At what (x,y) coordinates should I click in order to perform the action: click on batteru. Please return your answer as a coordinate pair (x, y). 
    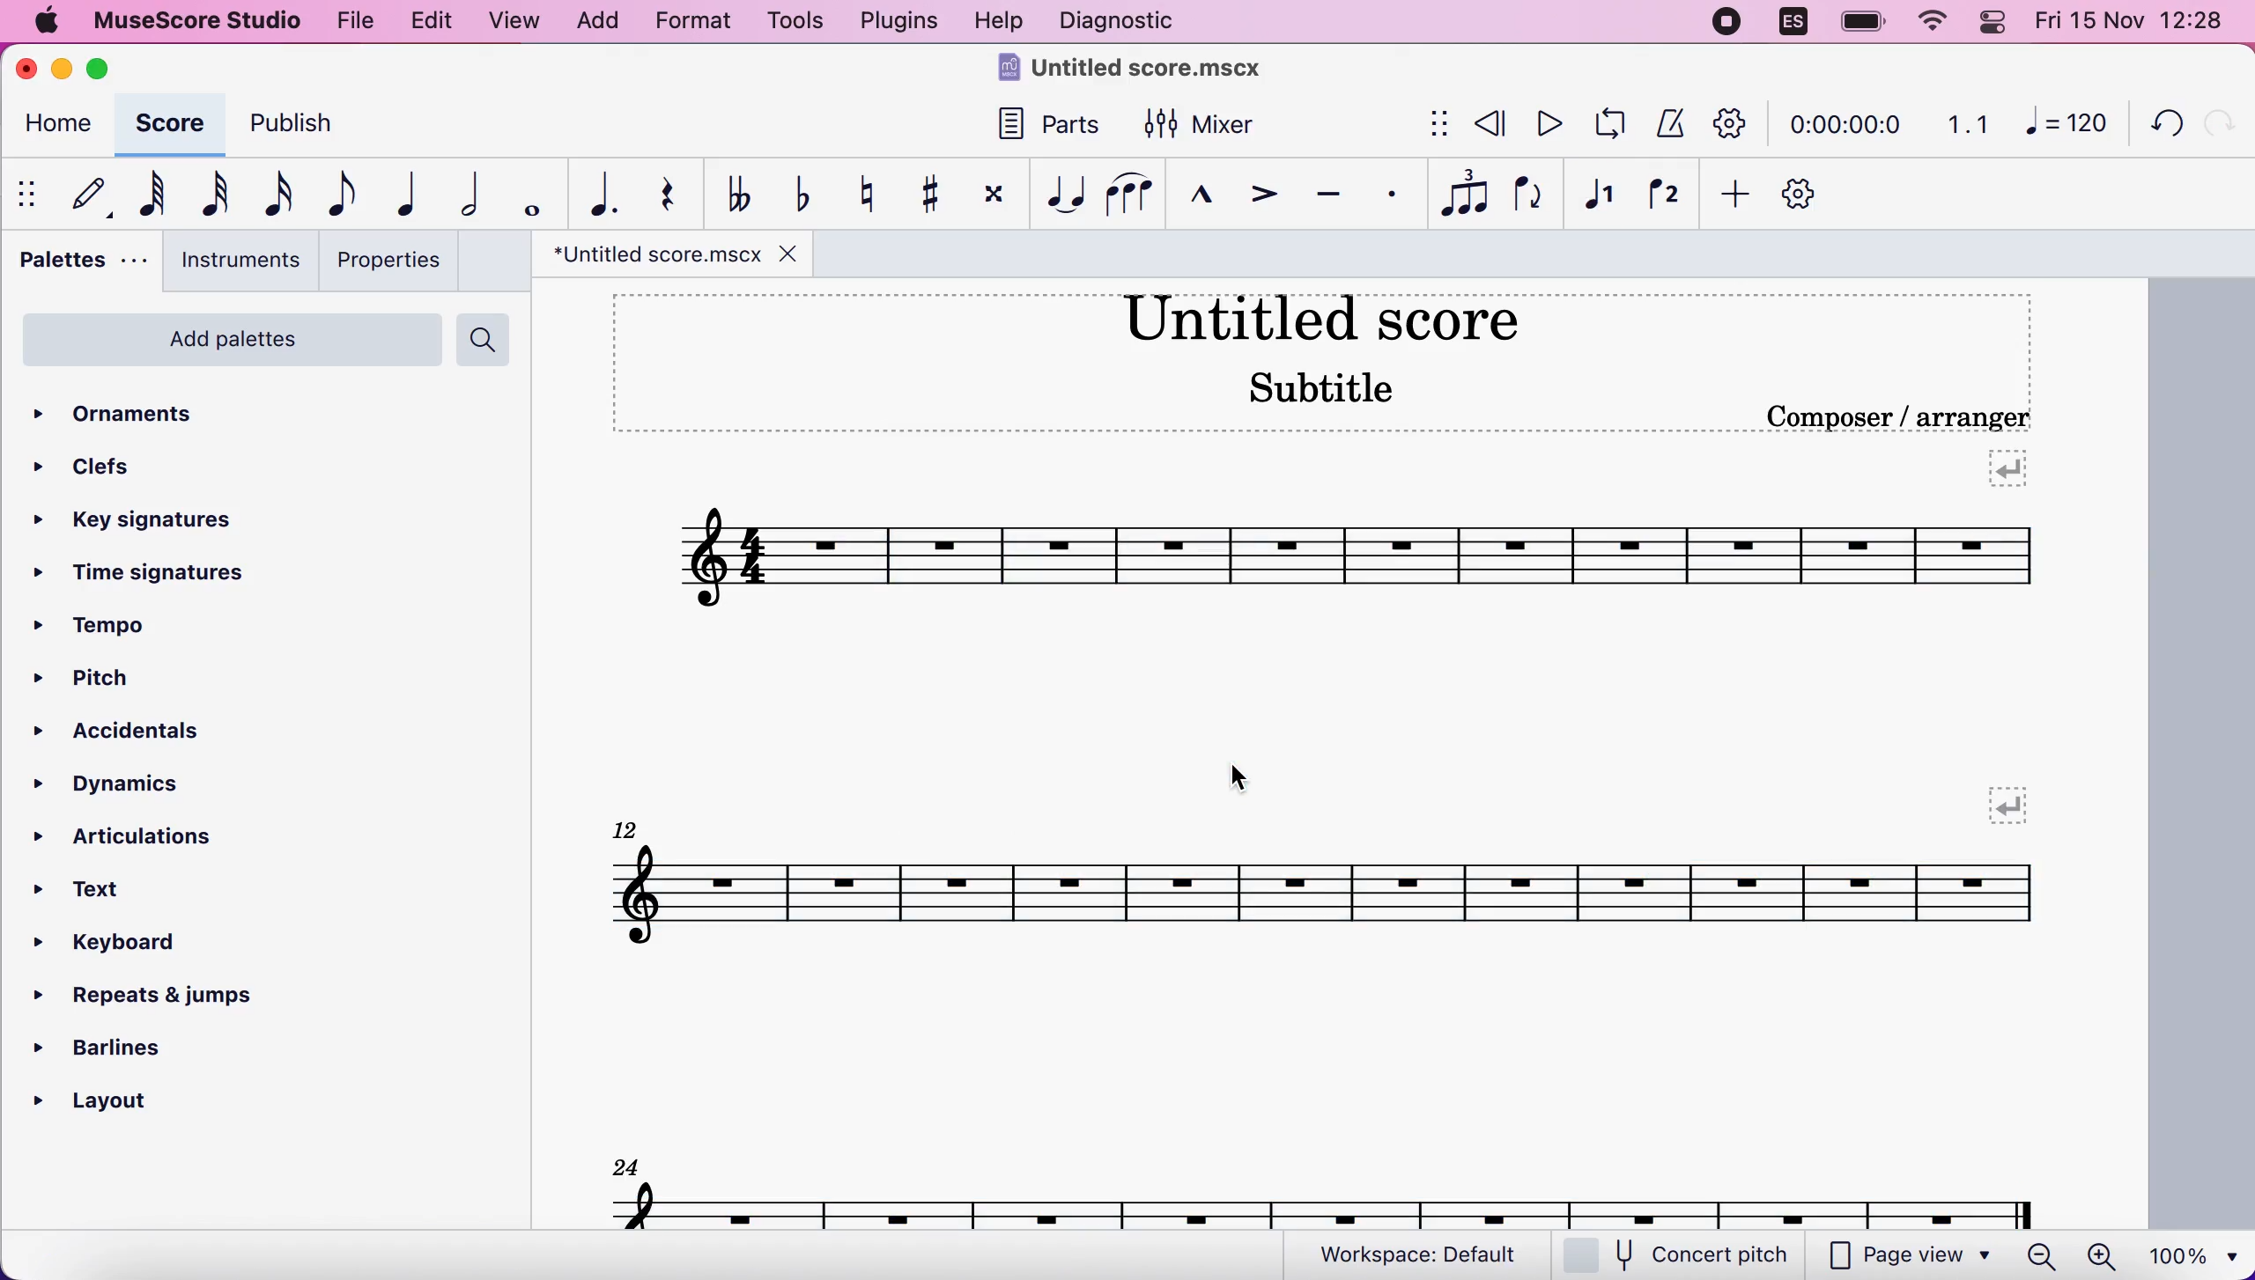
    Looking at the image, I should click on (1863, 24).